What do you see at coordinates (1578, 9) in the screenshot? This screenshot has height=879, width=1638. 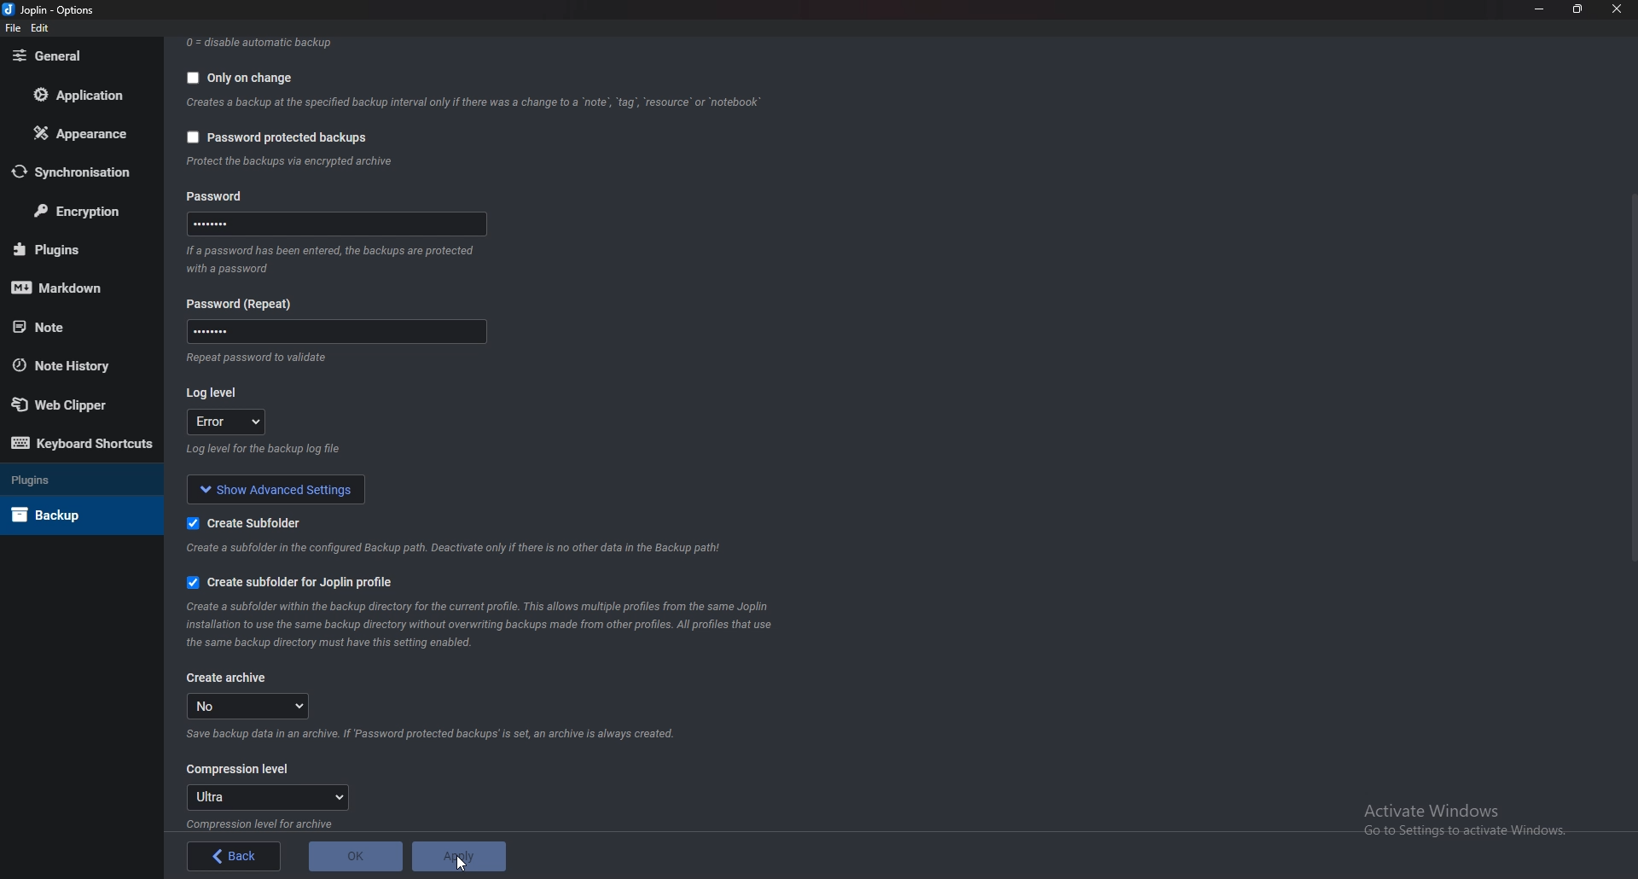 I see `Resize` at bounding box center [1578, 9].